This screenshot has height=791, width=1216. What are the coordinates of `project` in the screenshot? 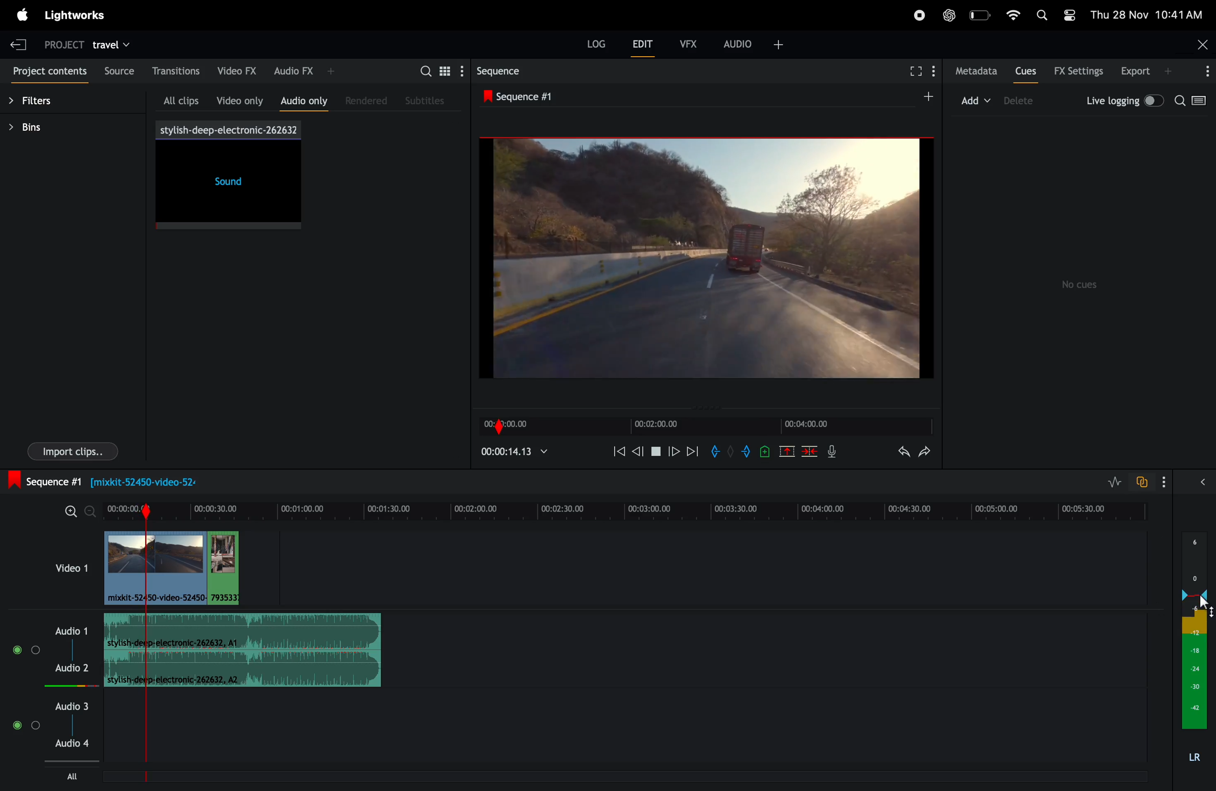 It's located at (63, 45).